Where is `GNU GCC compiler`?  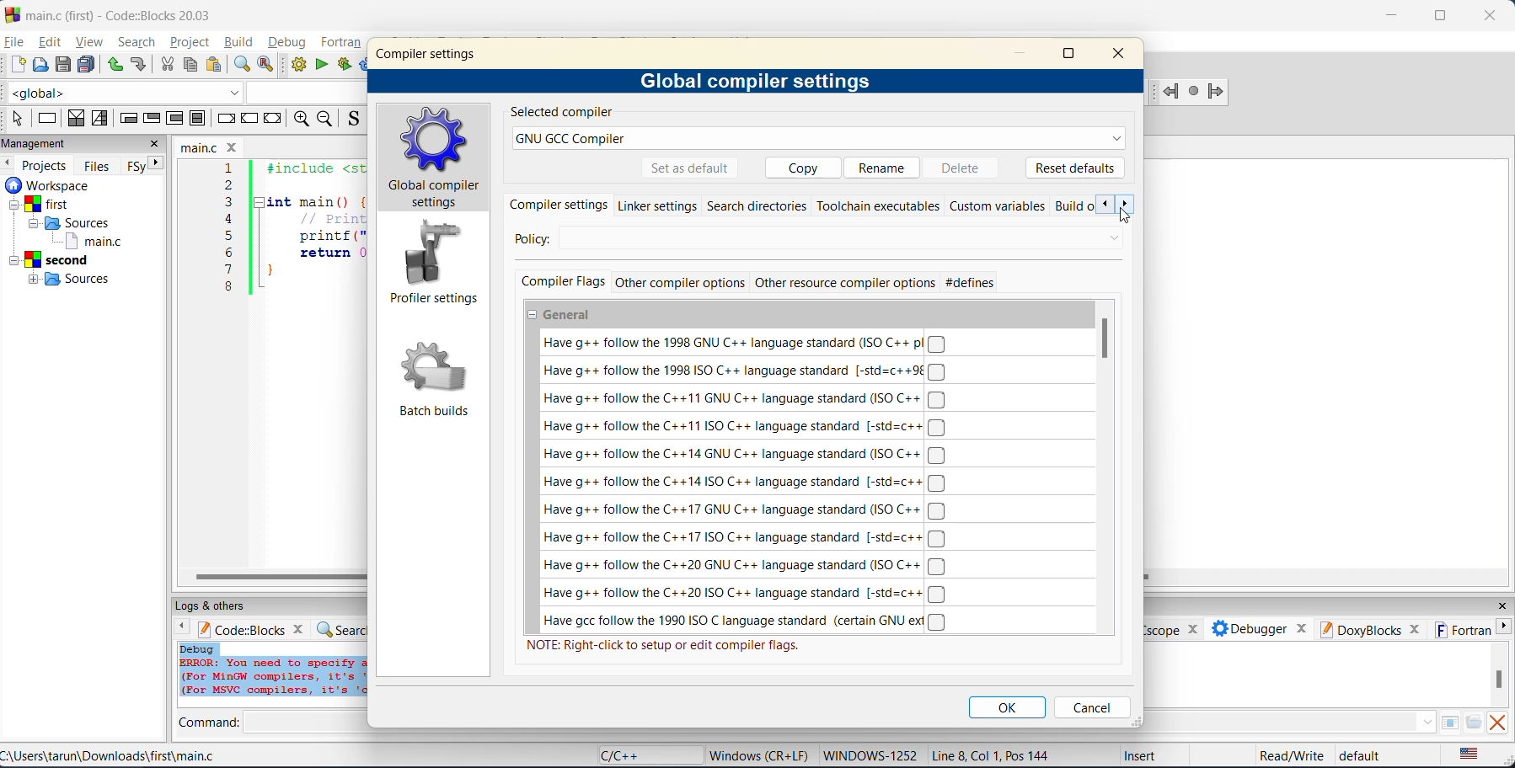
GNU GCC compiler is located at coordinates (820, 139).